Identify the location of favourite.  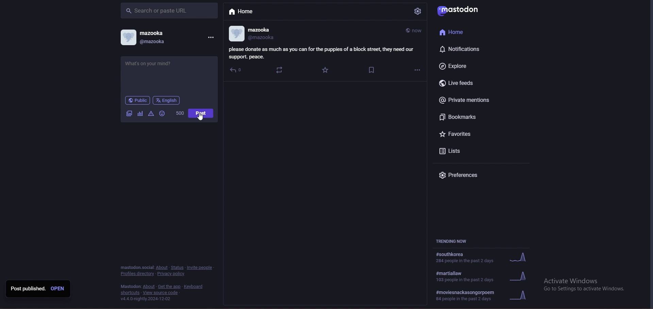
(326, 70).